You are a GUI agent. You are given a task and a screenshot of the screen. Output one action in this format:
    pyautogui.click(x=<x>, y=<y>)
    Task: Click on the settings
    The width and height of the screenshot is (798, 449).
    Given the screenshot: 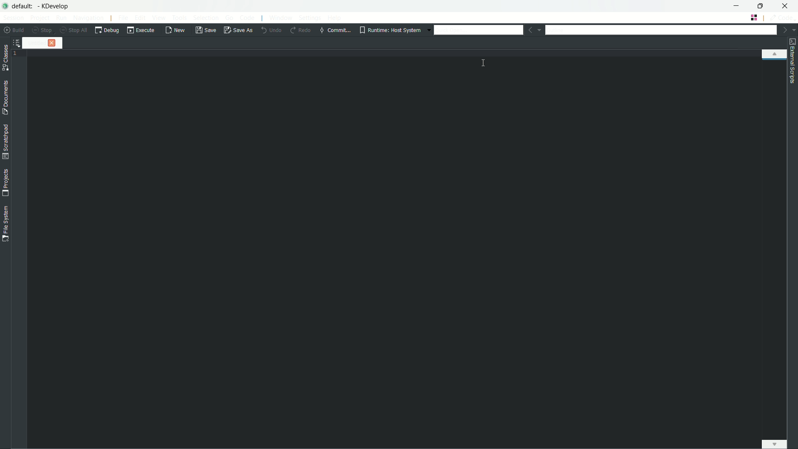 What is the action you would take?
    pyautogui.click(x=310, y=18)
    